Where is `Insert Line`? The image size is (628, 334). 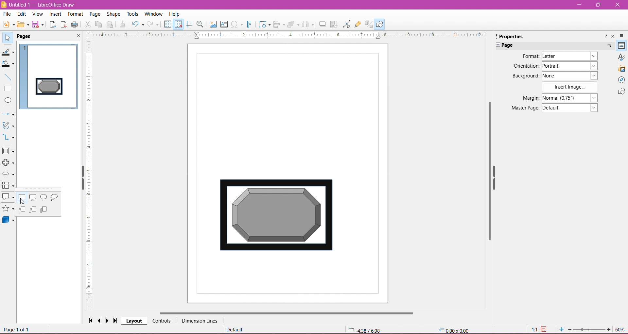 Insert Line is located at coordinates (9, 77).